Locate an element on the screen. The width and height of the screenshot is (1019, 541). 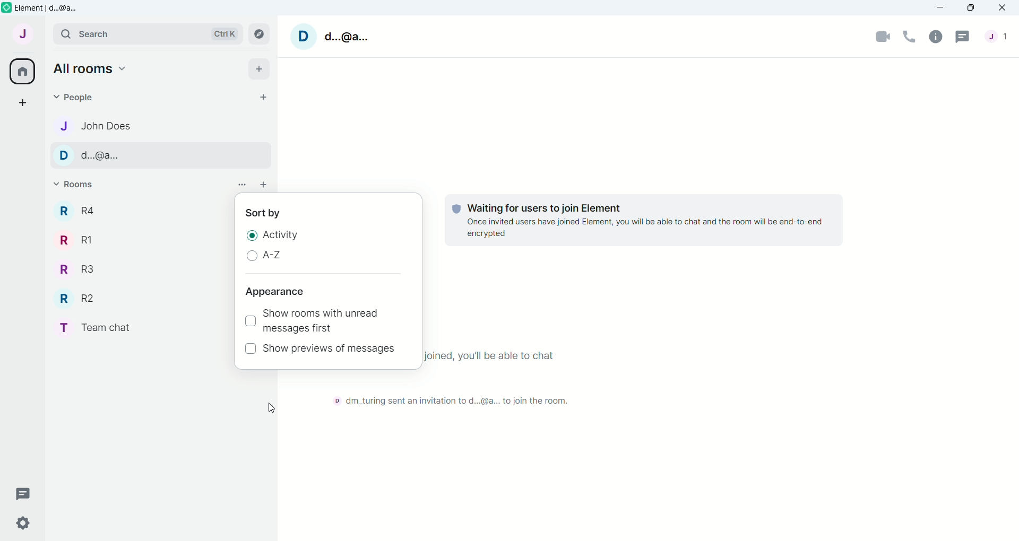
add room is located at coordinates (264, 185).